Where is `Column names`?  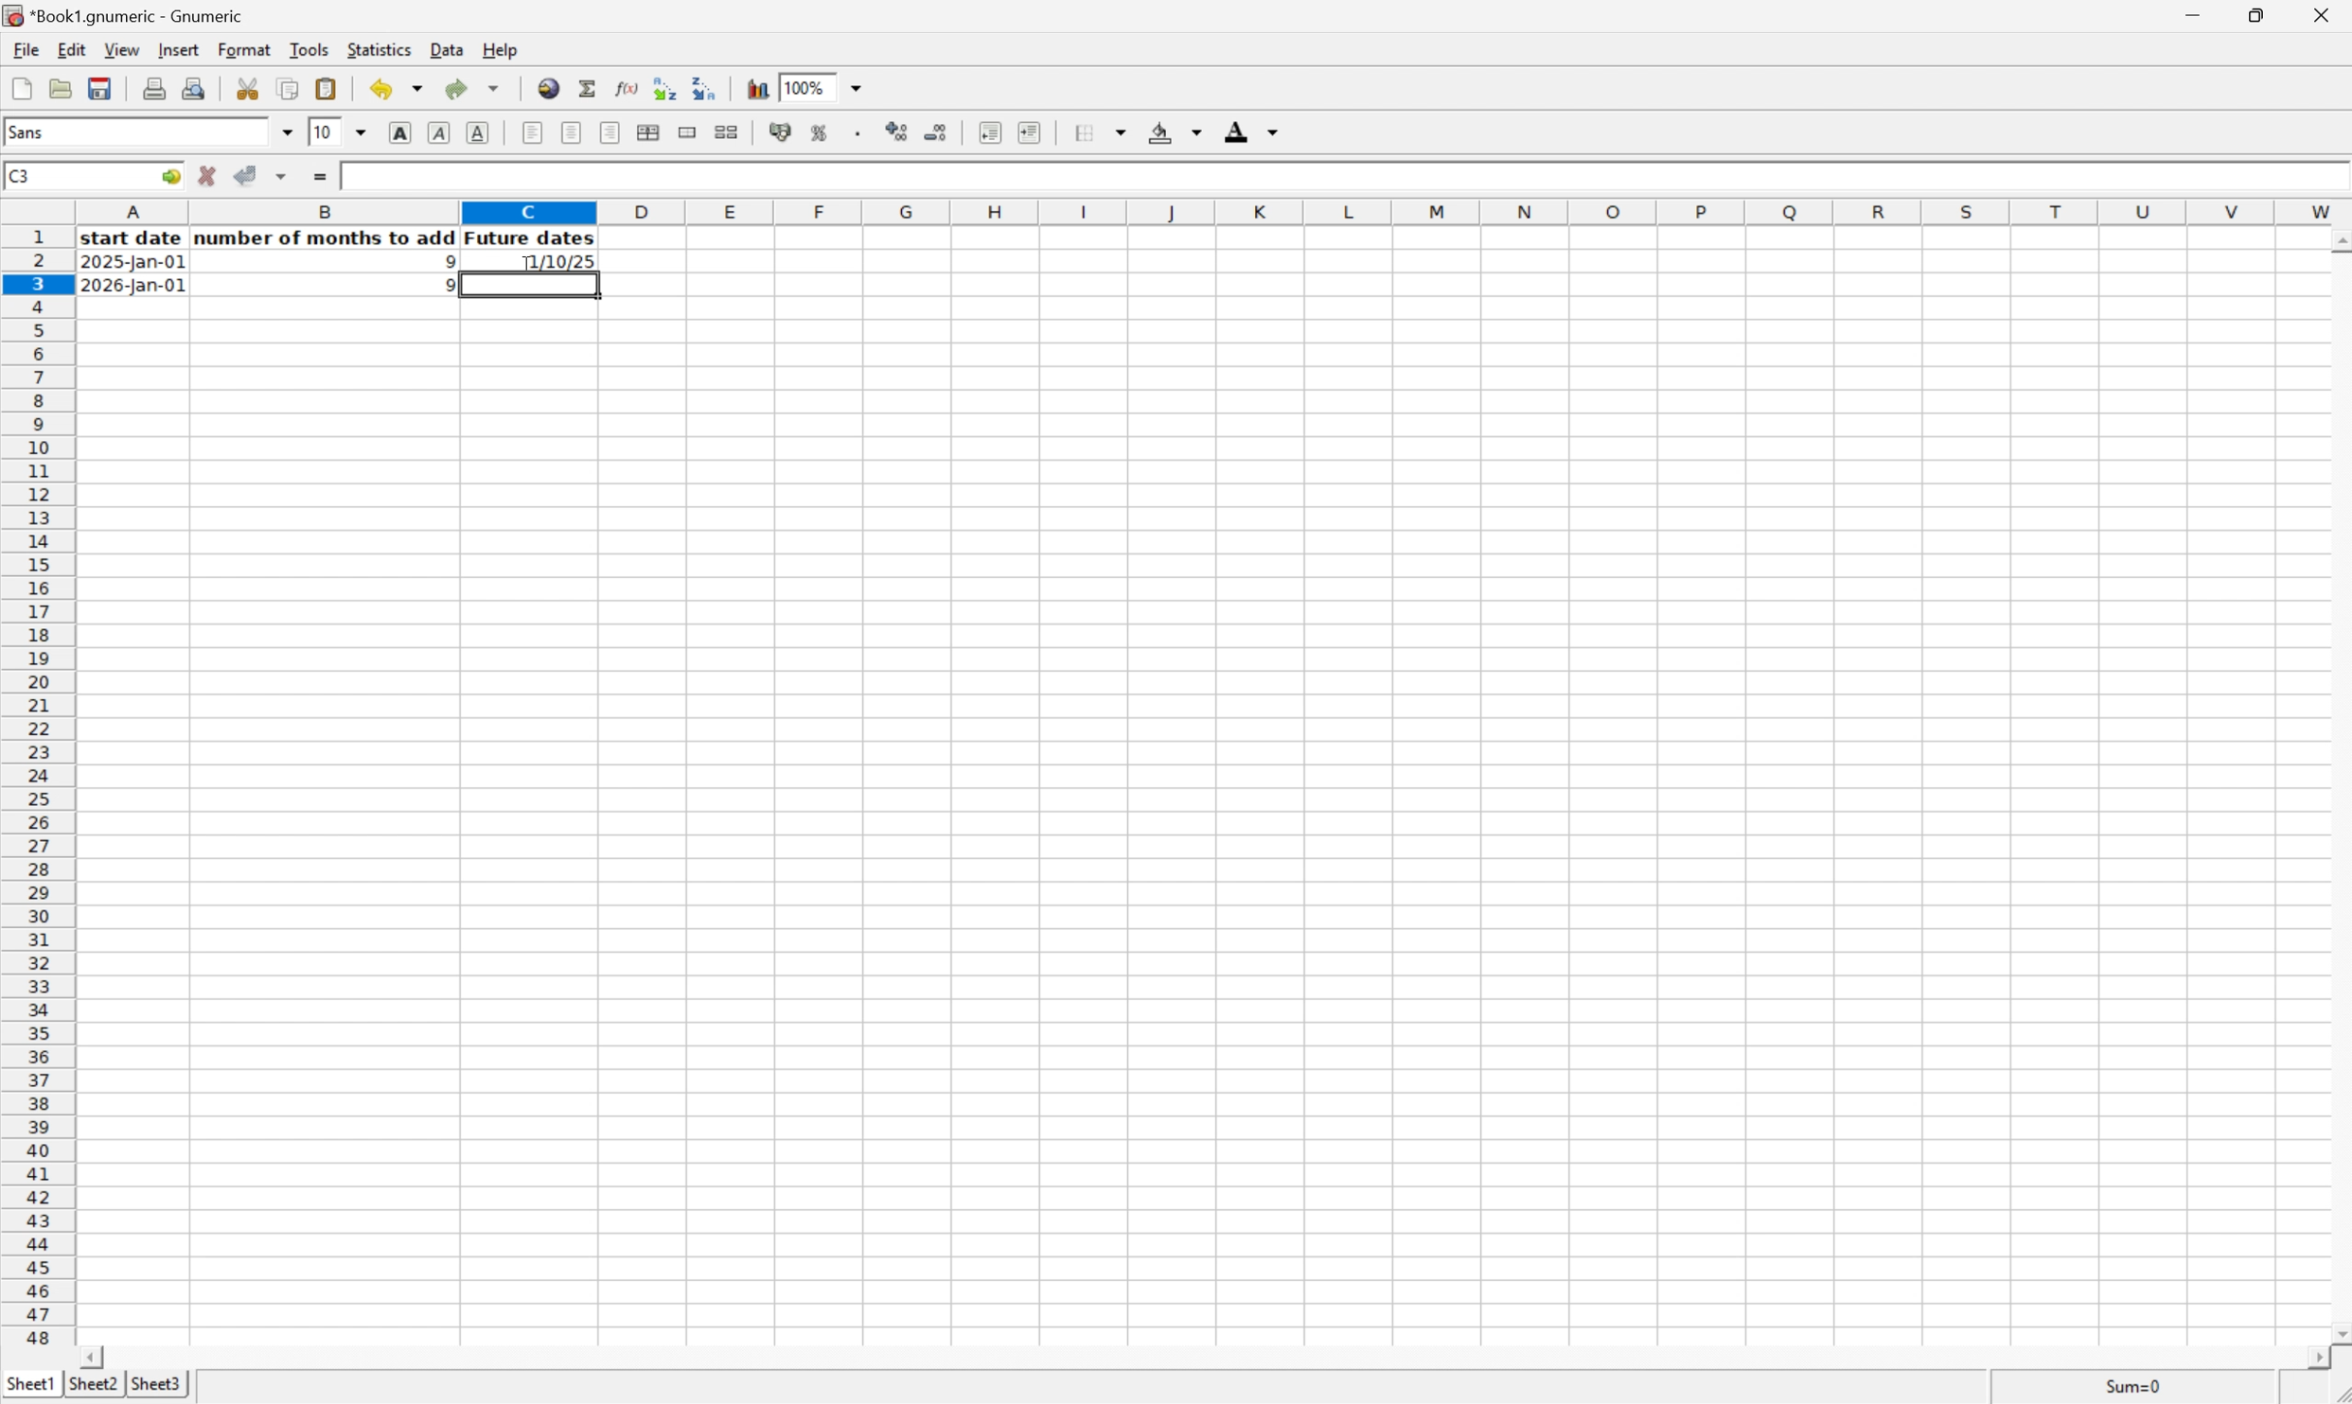
Column names is located at coordinates (1213, 213).